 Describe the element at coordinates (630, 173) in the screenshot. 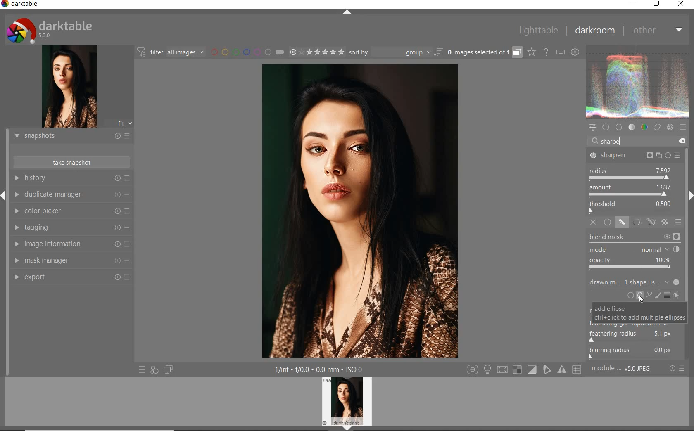

I see `RADIUS` at that location.